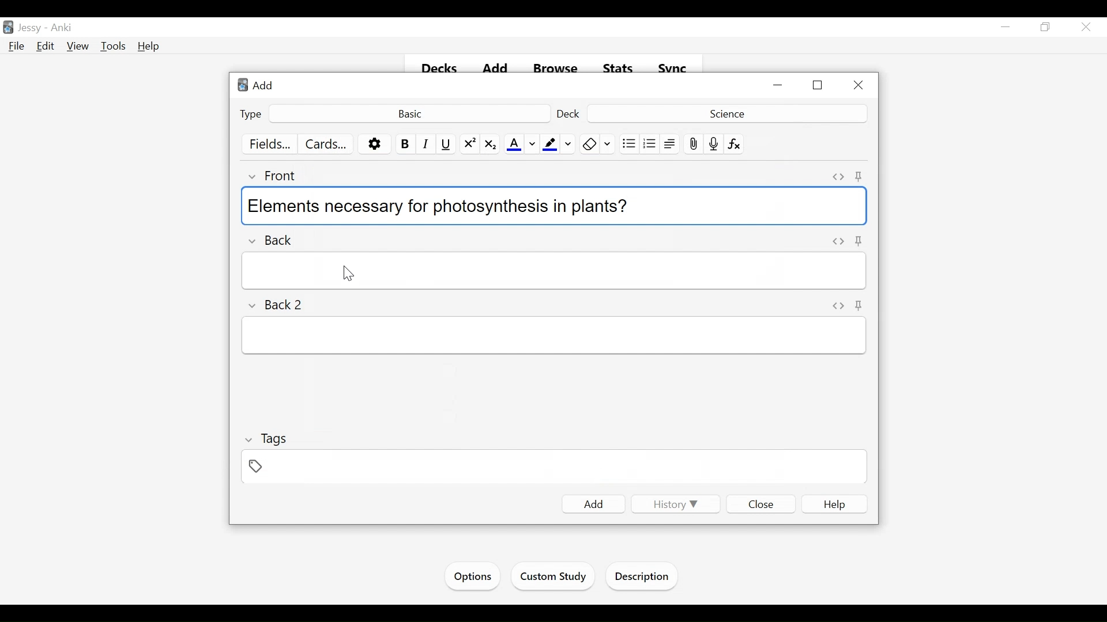 The image size is (1107, 622). Describe the element at coordinates (556, 270) in the screenshot. I see `Elements necessary for photosynthesis in plants?` at that location.